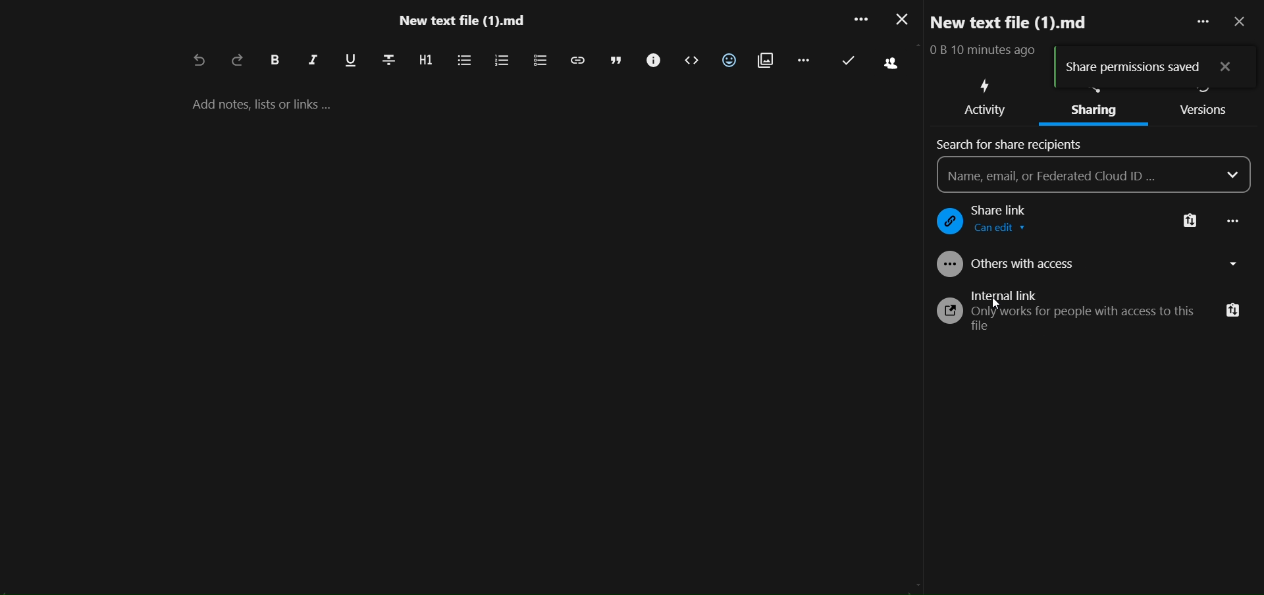 The width and height of the screenshot is (1264, 595). What do you see at coordinates (1234, 175) in the screenshot?
I see `dropdown` at bounding box center [1234, 175].